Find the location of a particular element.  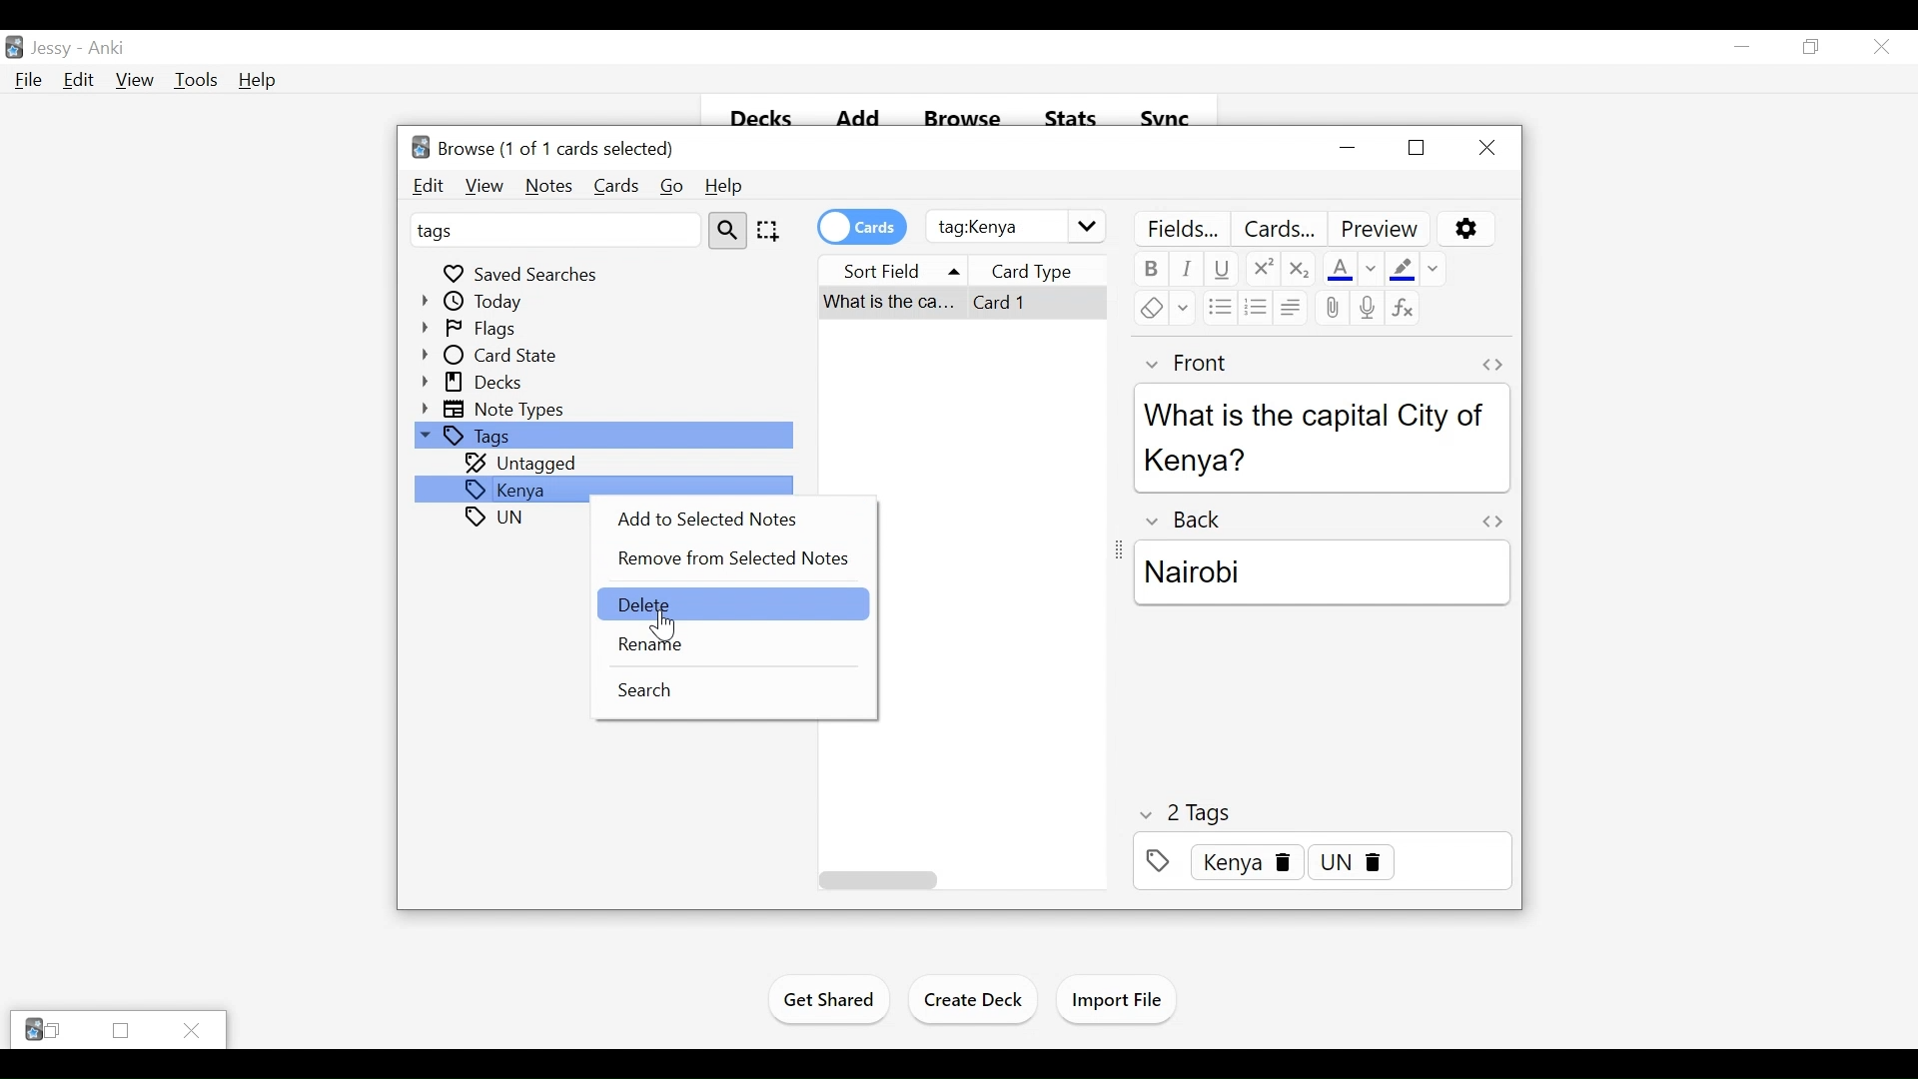

Bold  is located at coordinates (1150, 270).